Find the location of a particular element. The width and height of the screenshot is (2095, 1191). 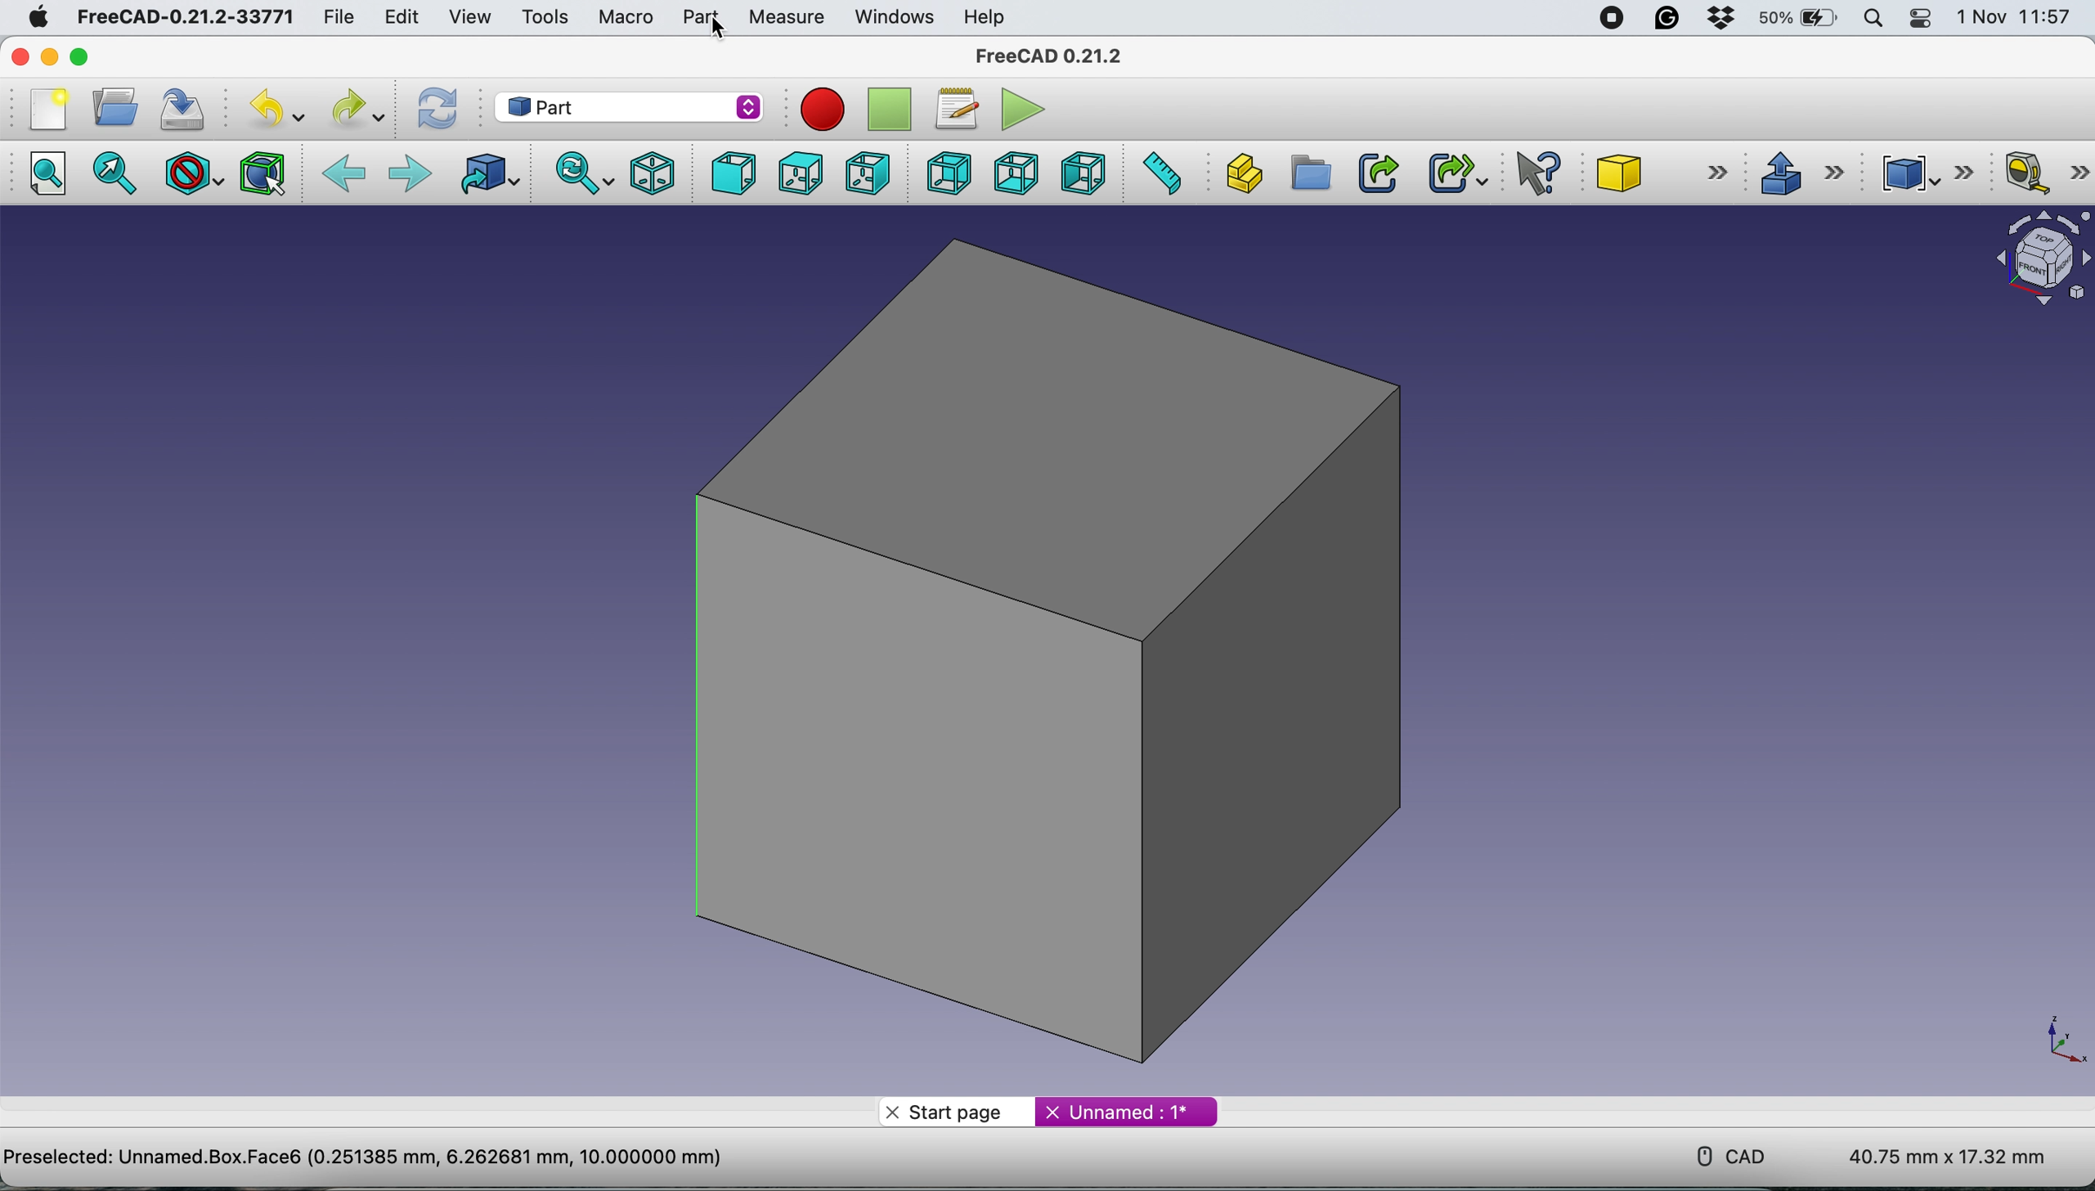

forward is located at coordinates (409, 176).